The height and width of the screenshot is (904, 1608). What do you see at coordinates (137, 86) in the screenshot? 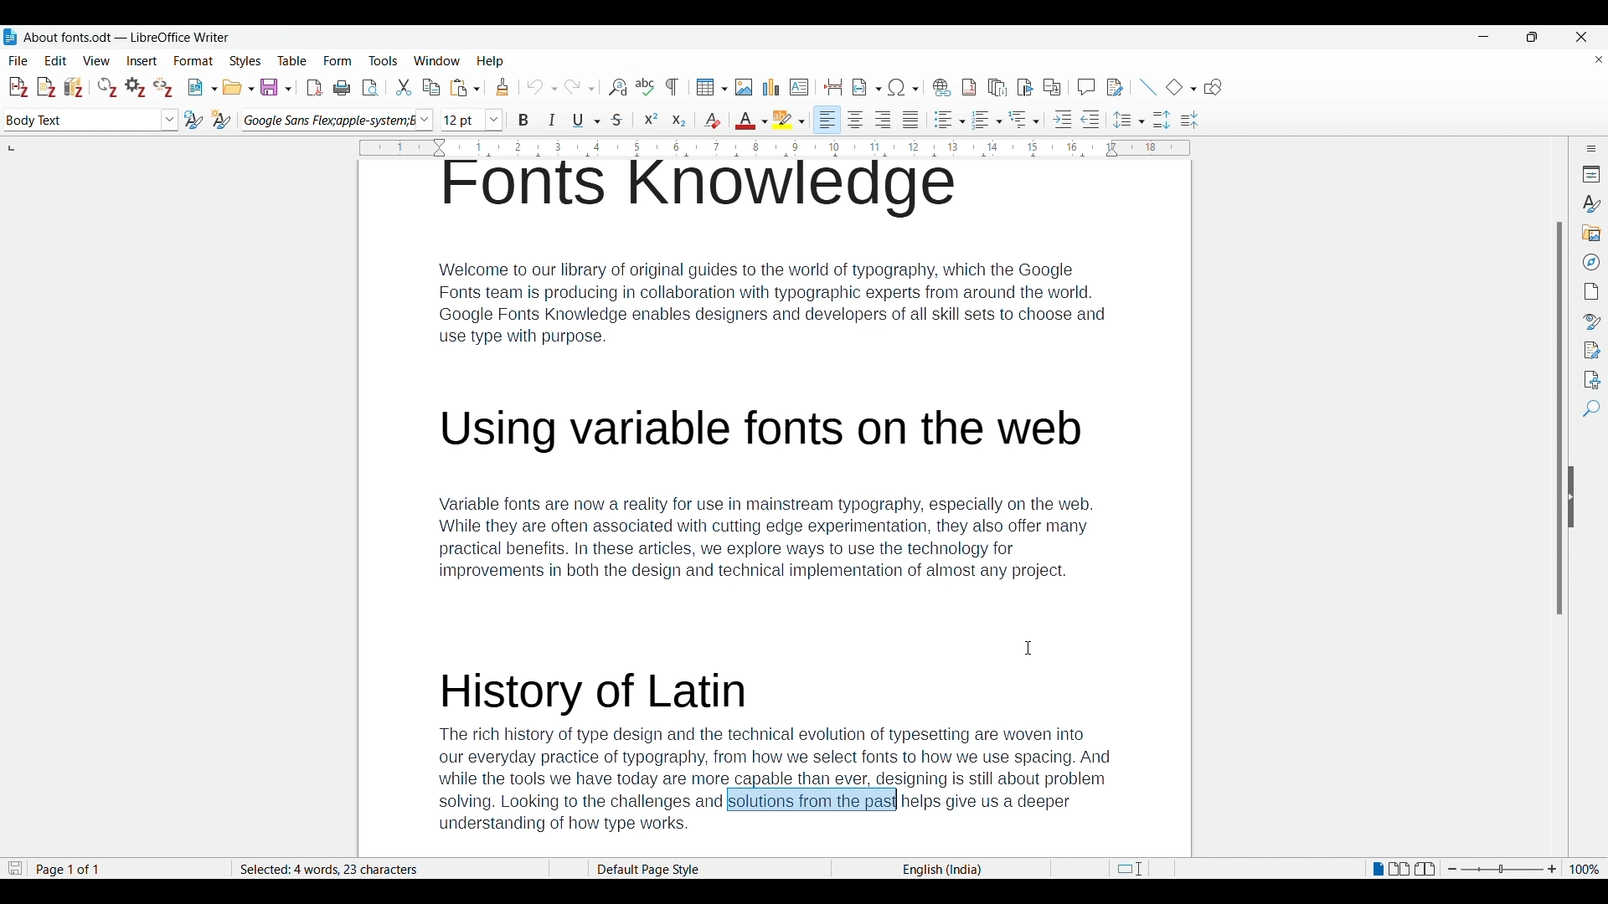
I see `Set document preferences` at bounding box center [137, 86].